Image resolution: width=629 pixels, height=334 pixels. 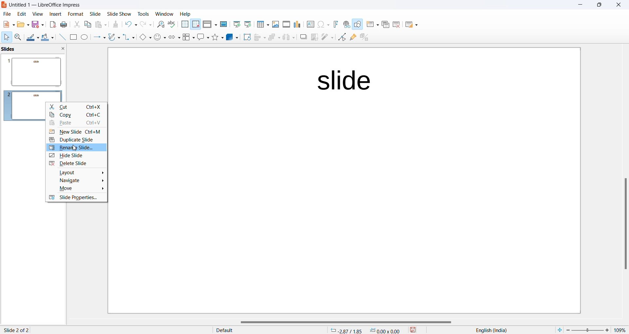 I want to click on crop image, so click(x=314, y=37).